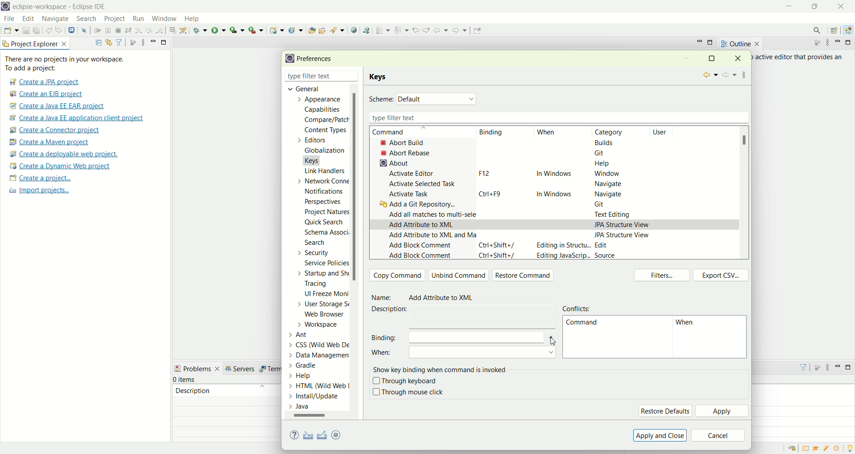 This screenshot has width=855, height=454. Describe the element at coordinates (427, 29) in the screenshot. I see `next edit location` at that location.